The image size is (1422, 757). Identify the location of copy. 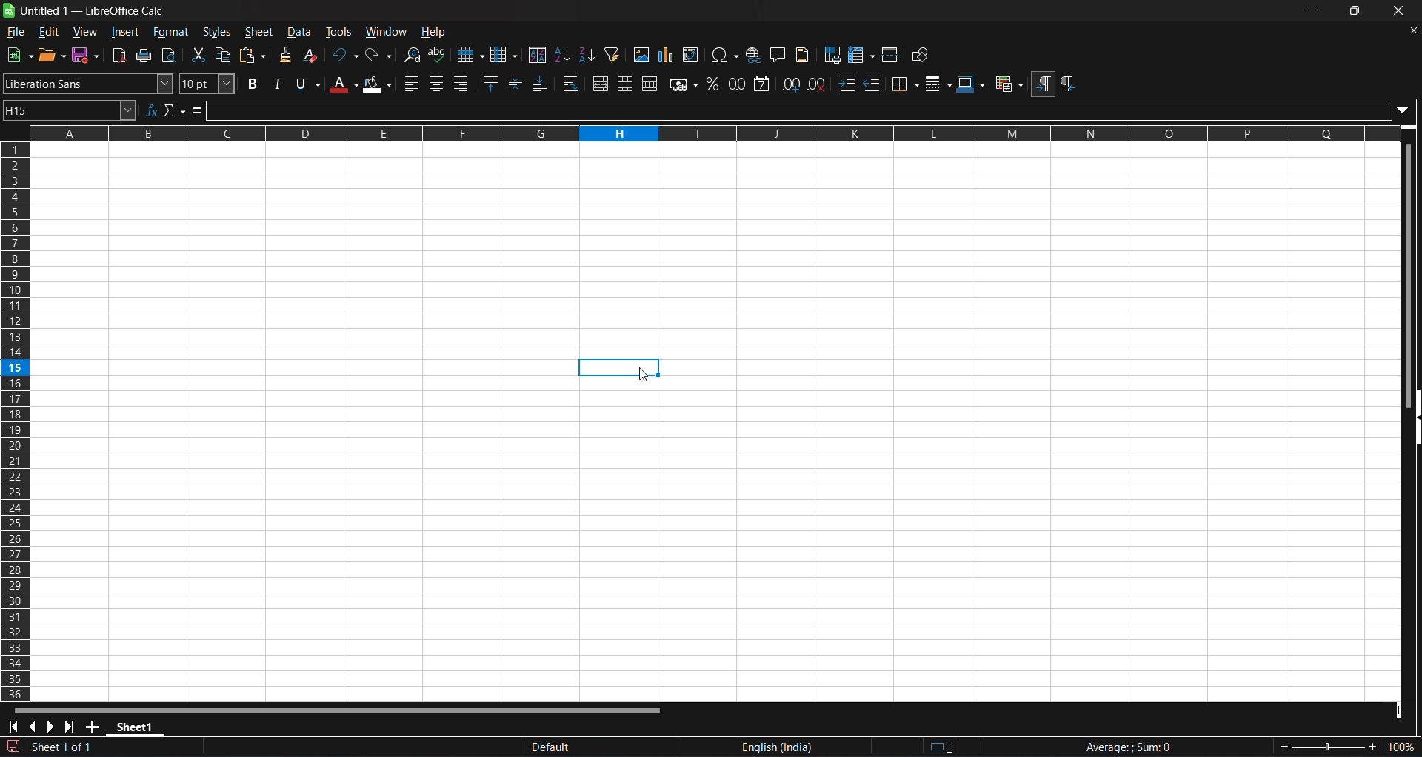
(223, 55).